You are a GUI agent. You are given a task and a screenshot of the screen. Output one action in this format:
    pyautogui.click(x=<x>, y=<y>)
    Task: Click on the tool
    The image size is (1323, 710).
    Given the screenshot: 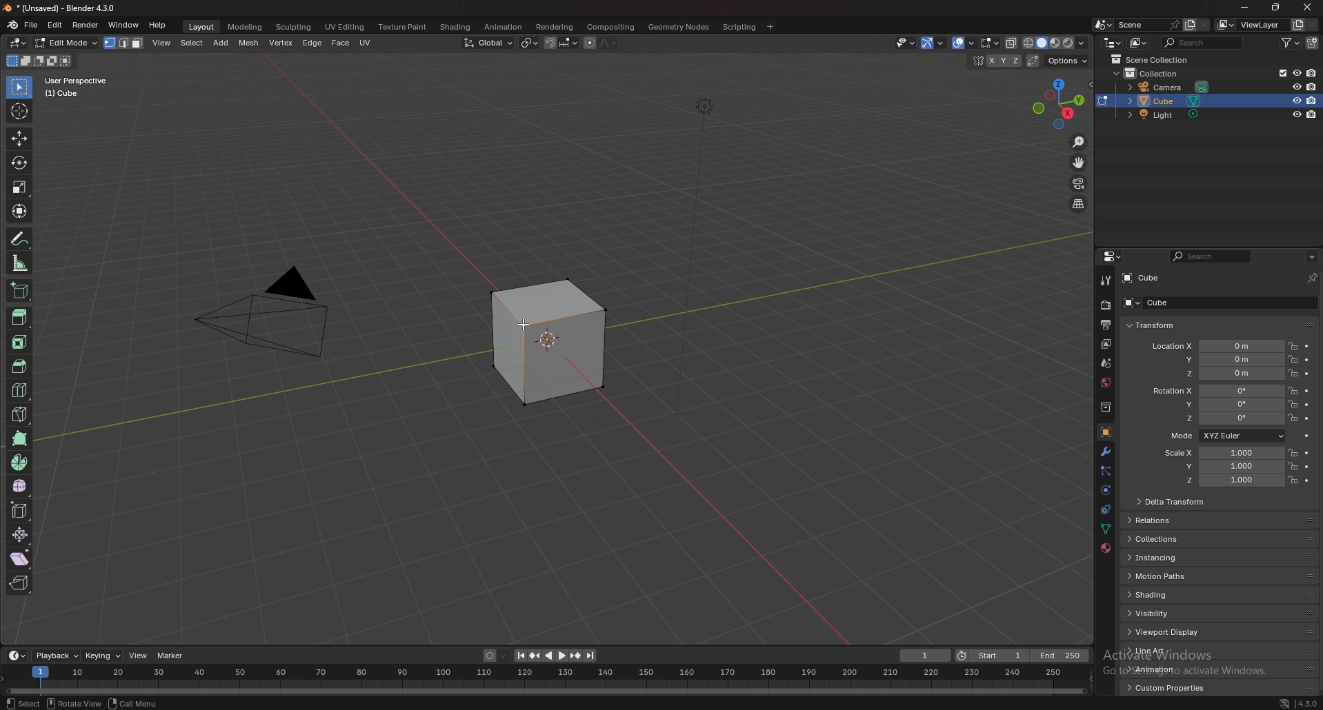 What is the action you would take?
    pyautogui.click(x=1106, y=281)
    